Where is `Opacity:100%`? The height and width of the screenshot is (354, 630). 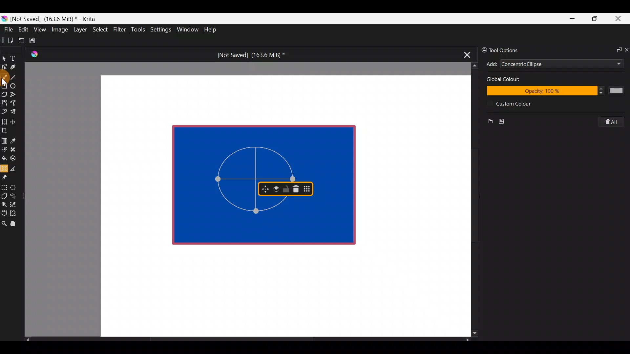 Opacity:100% is located at coordinates (554, 91).